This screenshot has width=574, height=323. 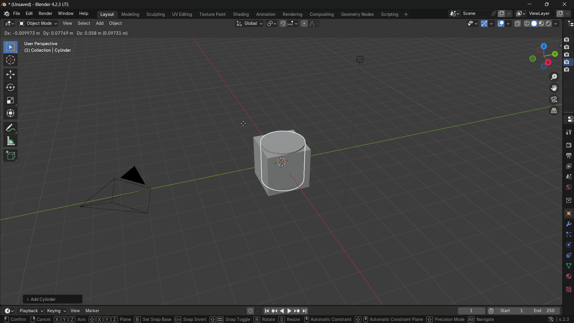 What do you see at coordinates (272, 23) in the screenshot?
I see `transformation pivot table` at bounding box center [272, 23].